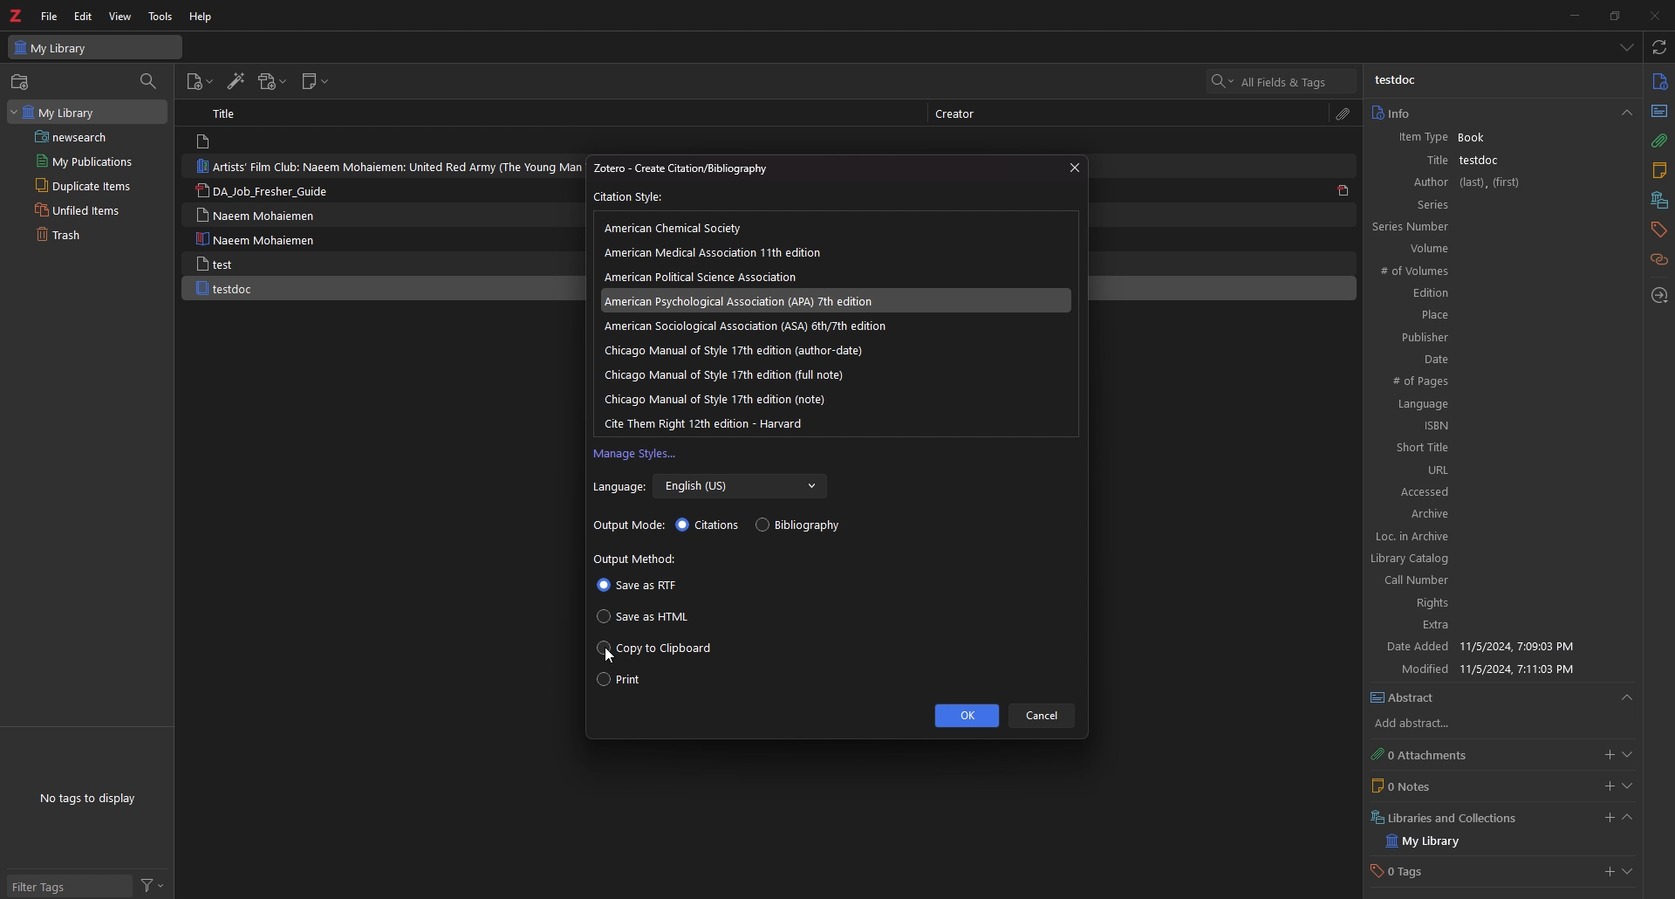 This screenshot has height=899, width=1675. Describe the element at coordinates (1492, 314) in the screenshot. I see `Place` at that location.